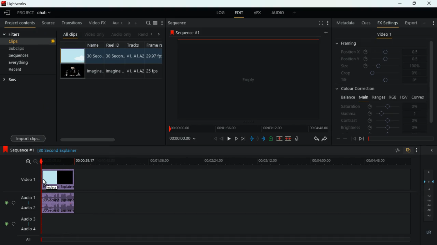 This screenshot has height=245, width=437. I want to click on fx settings, so click(387, 23).